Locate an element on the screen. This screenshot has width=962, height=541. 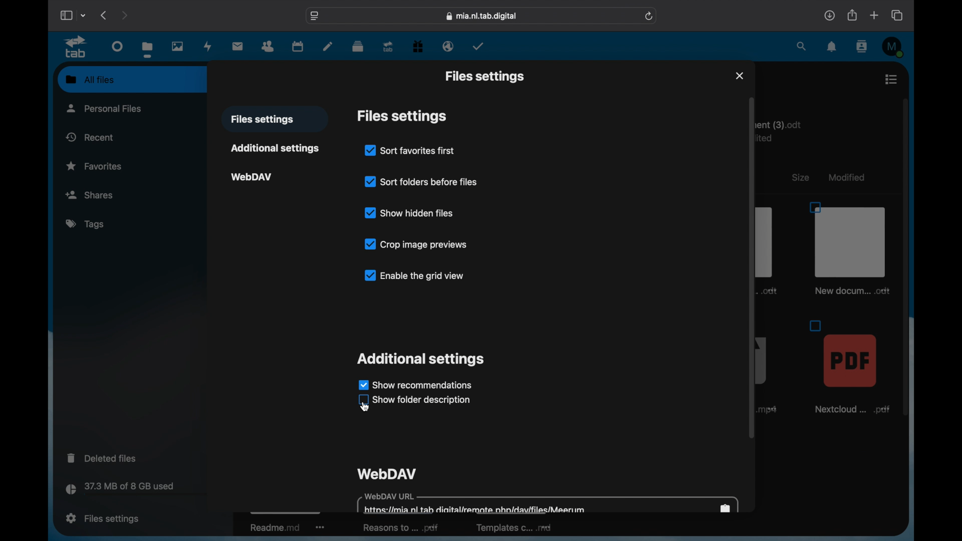
files settings is located at coordinates (485, 76).